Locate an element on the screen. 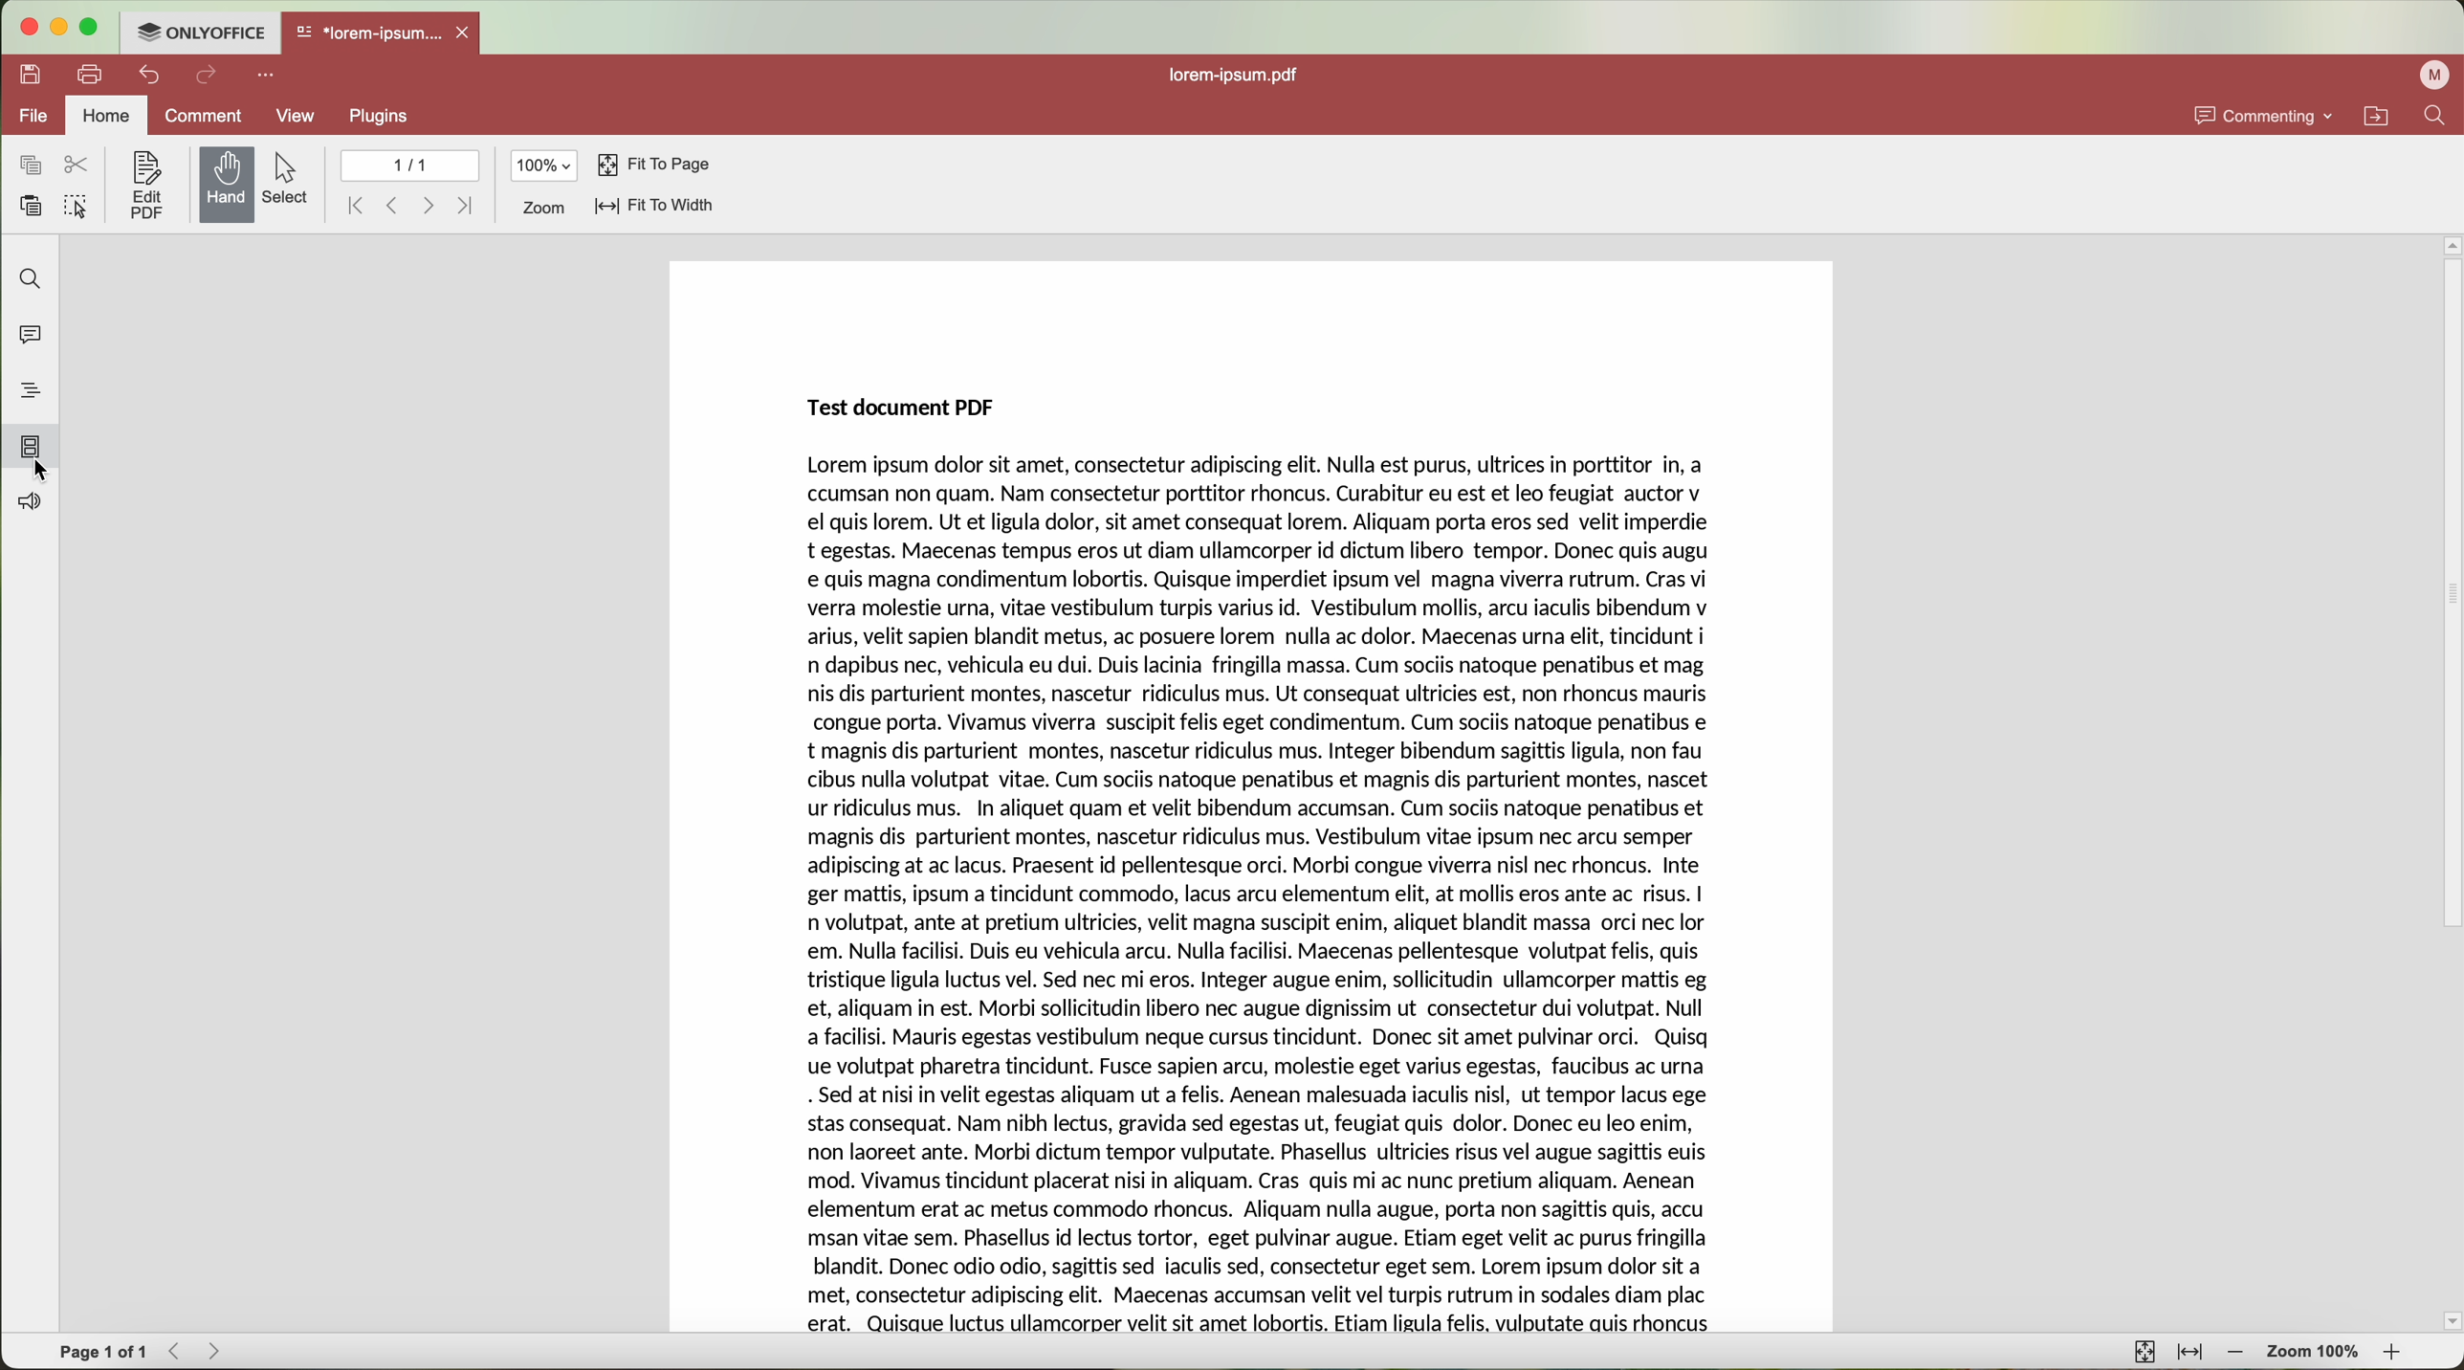  plugins is located at coordinates (379, 117).